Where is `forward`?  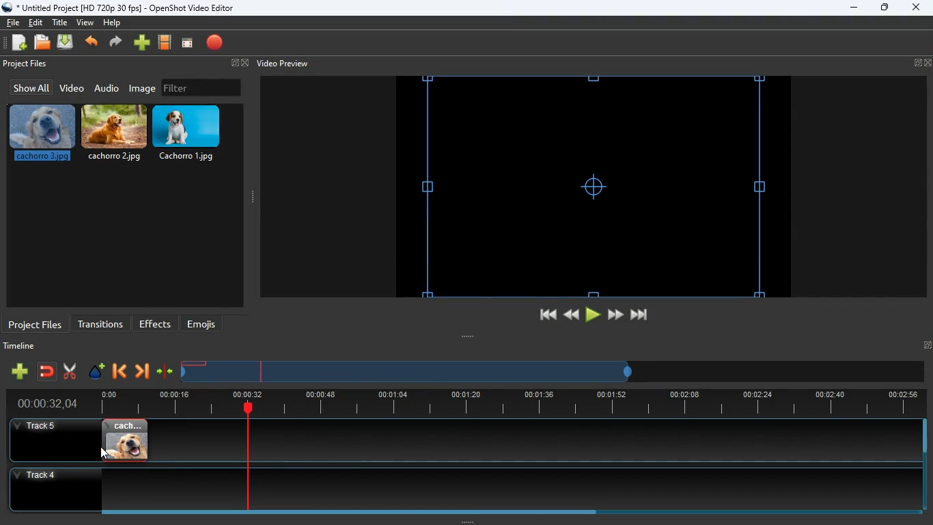
forward is located at coordinates (117, 43).